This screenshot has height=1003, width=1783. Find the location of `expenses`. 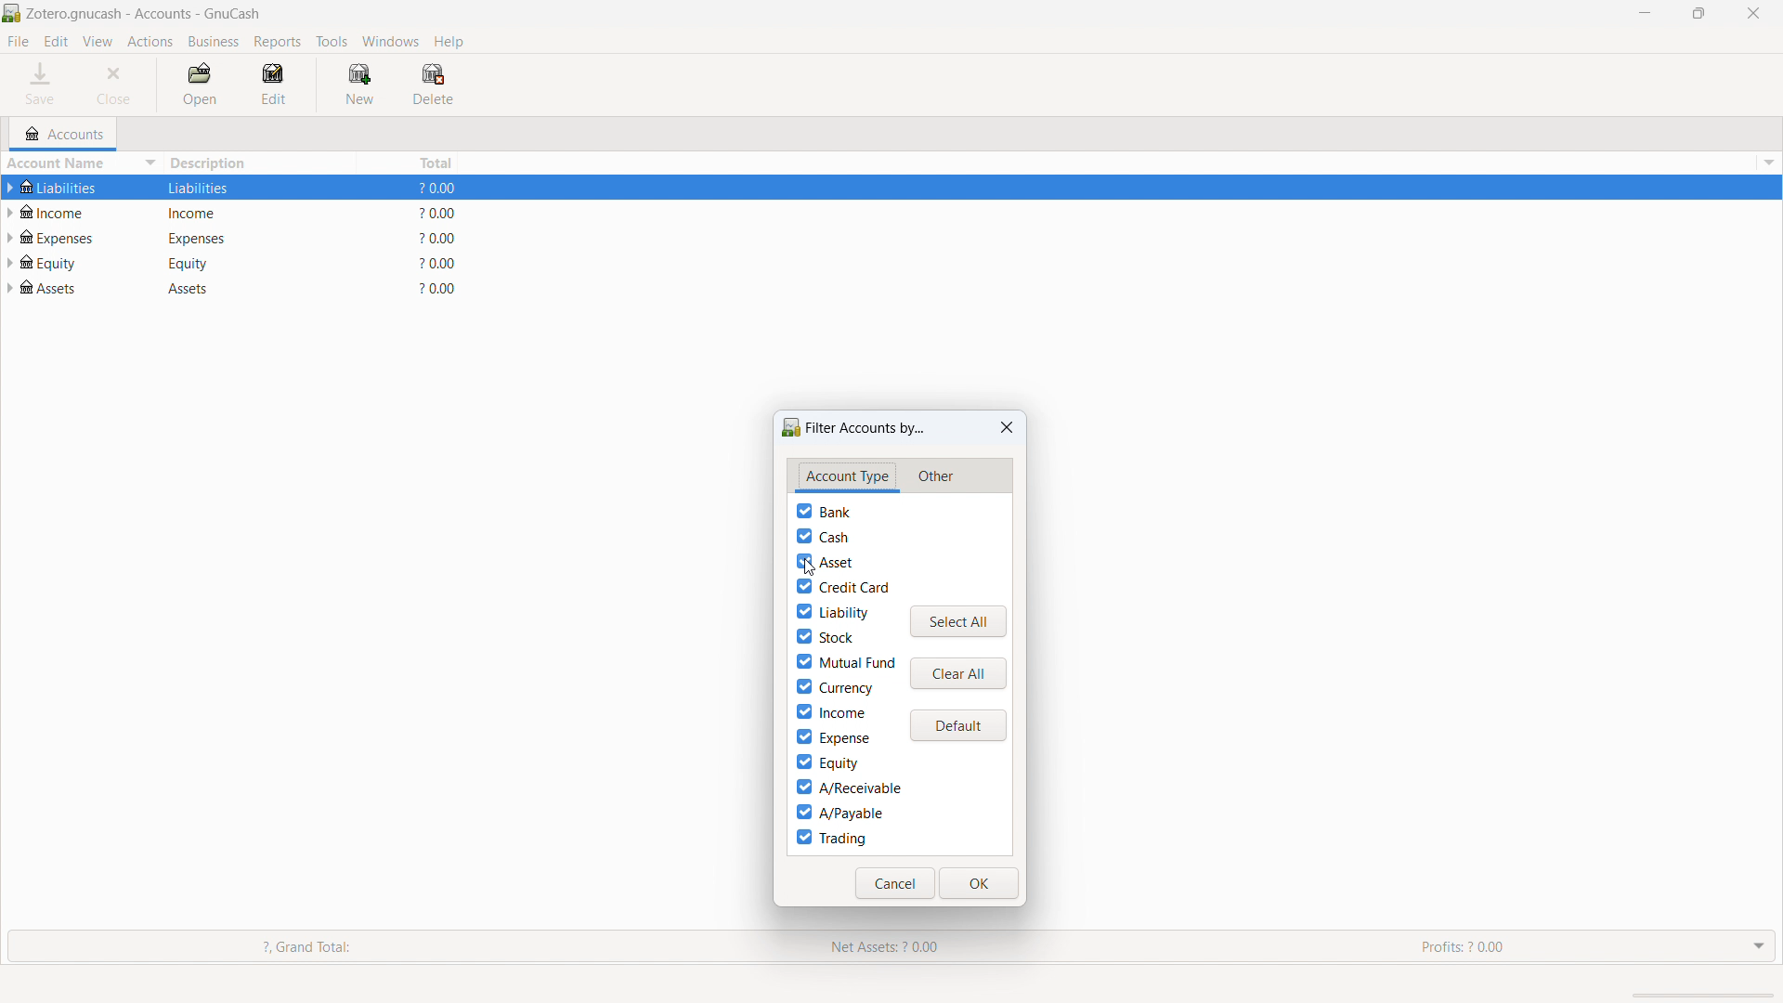

expenses is located at coordinates (214, 237).